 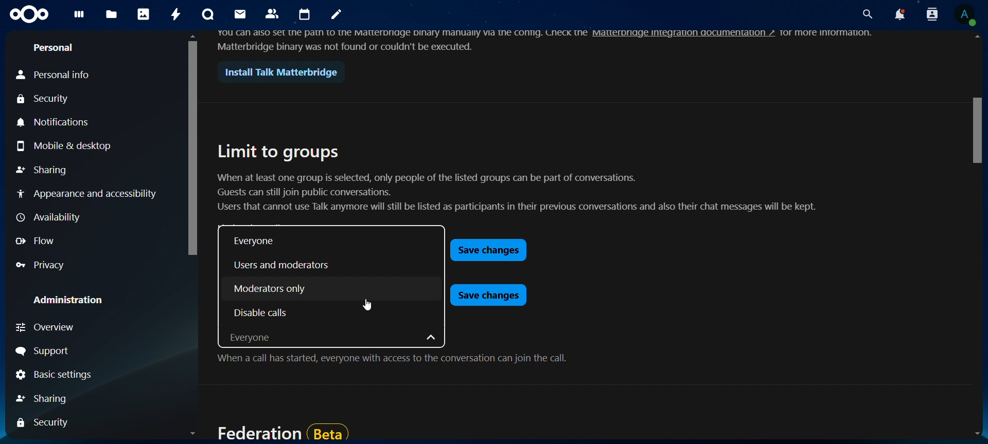 I want to click on mail, so click(x=241, y=15).